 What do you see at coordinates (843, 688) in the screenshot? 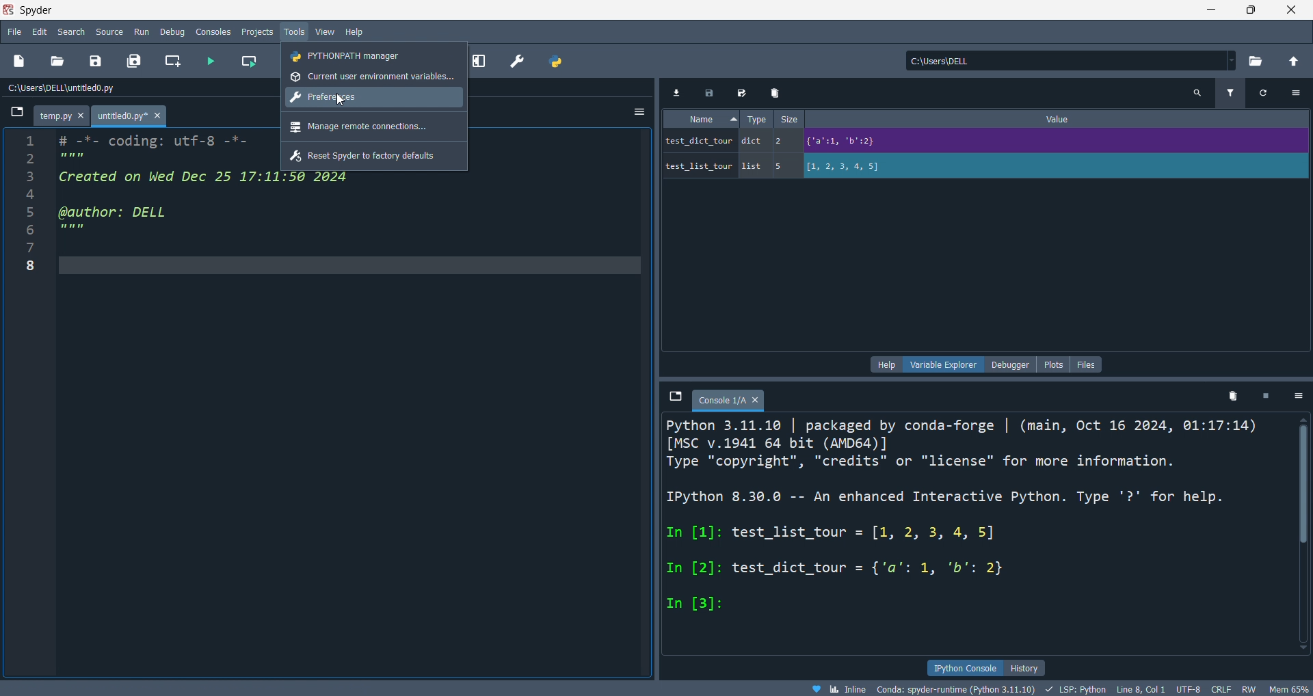
I see `Inline` at bounding box center [843, 688].